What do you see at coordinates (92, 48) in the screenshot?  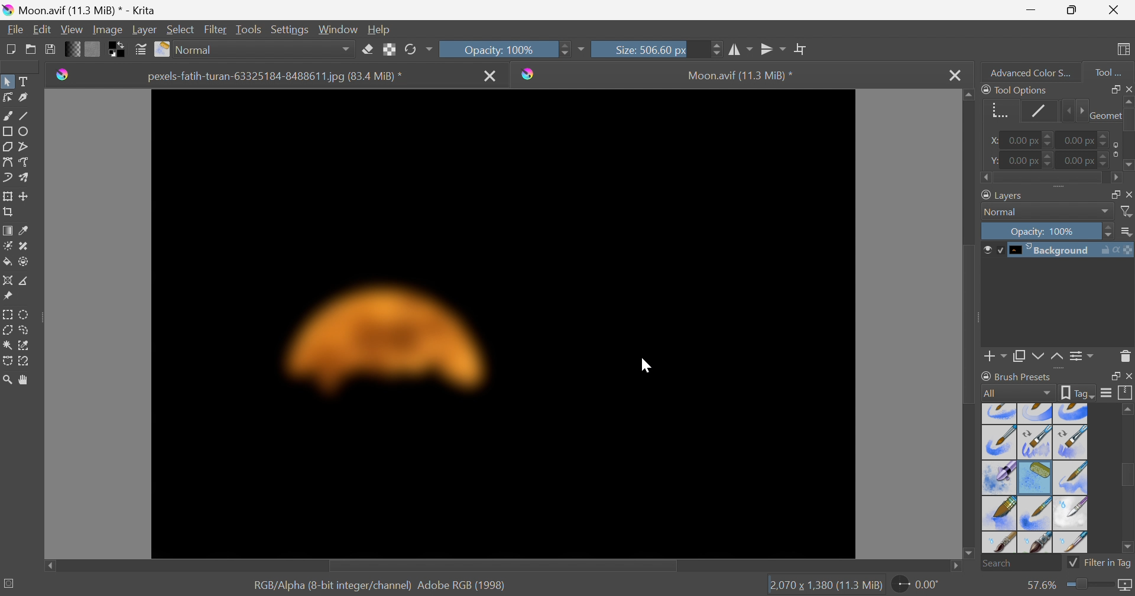 I see `Fill patterns` at bounding box center [92, 48].